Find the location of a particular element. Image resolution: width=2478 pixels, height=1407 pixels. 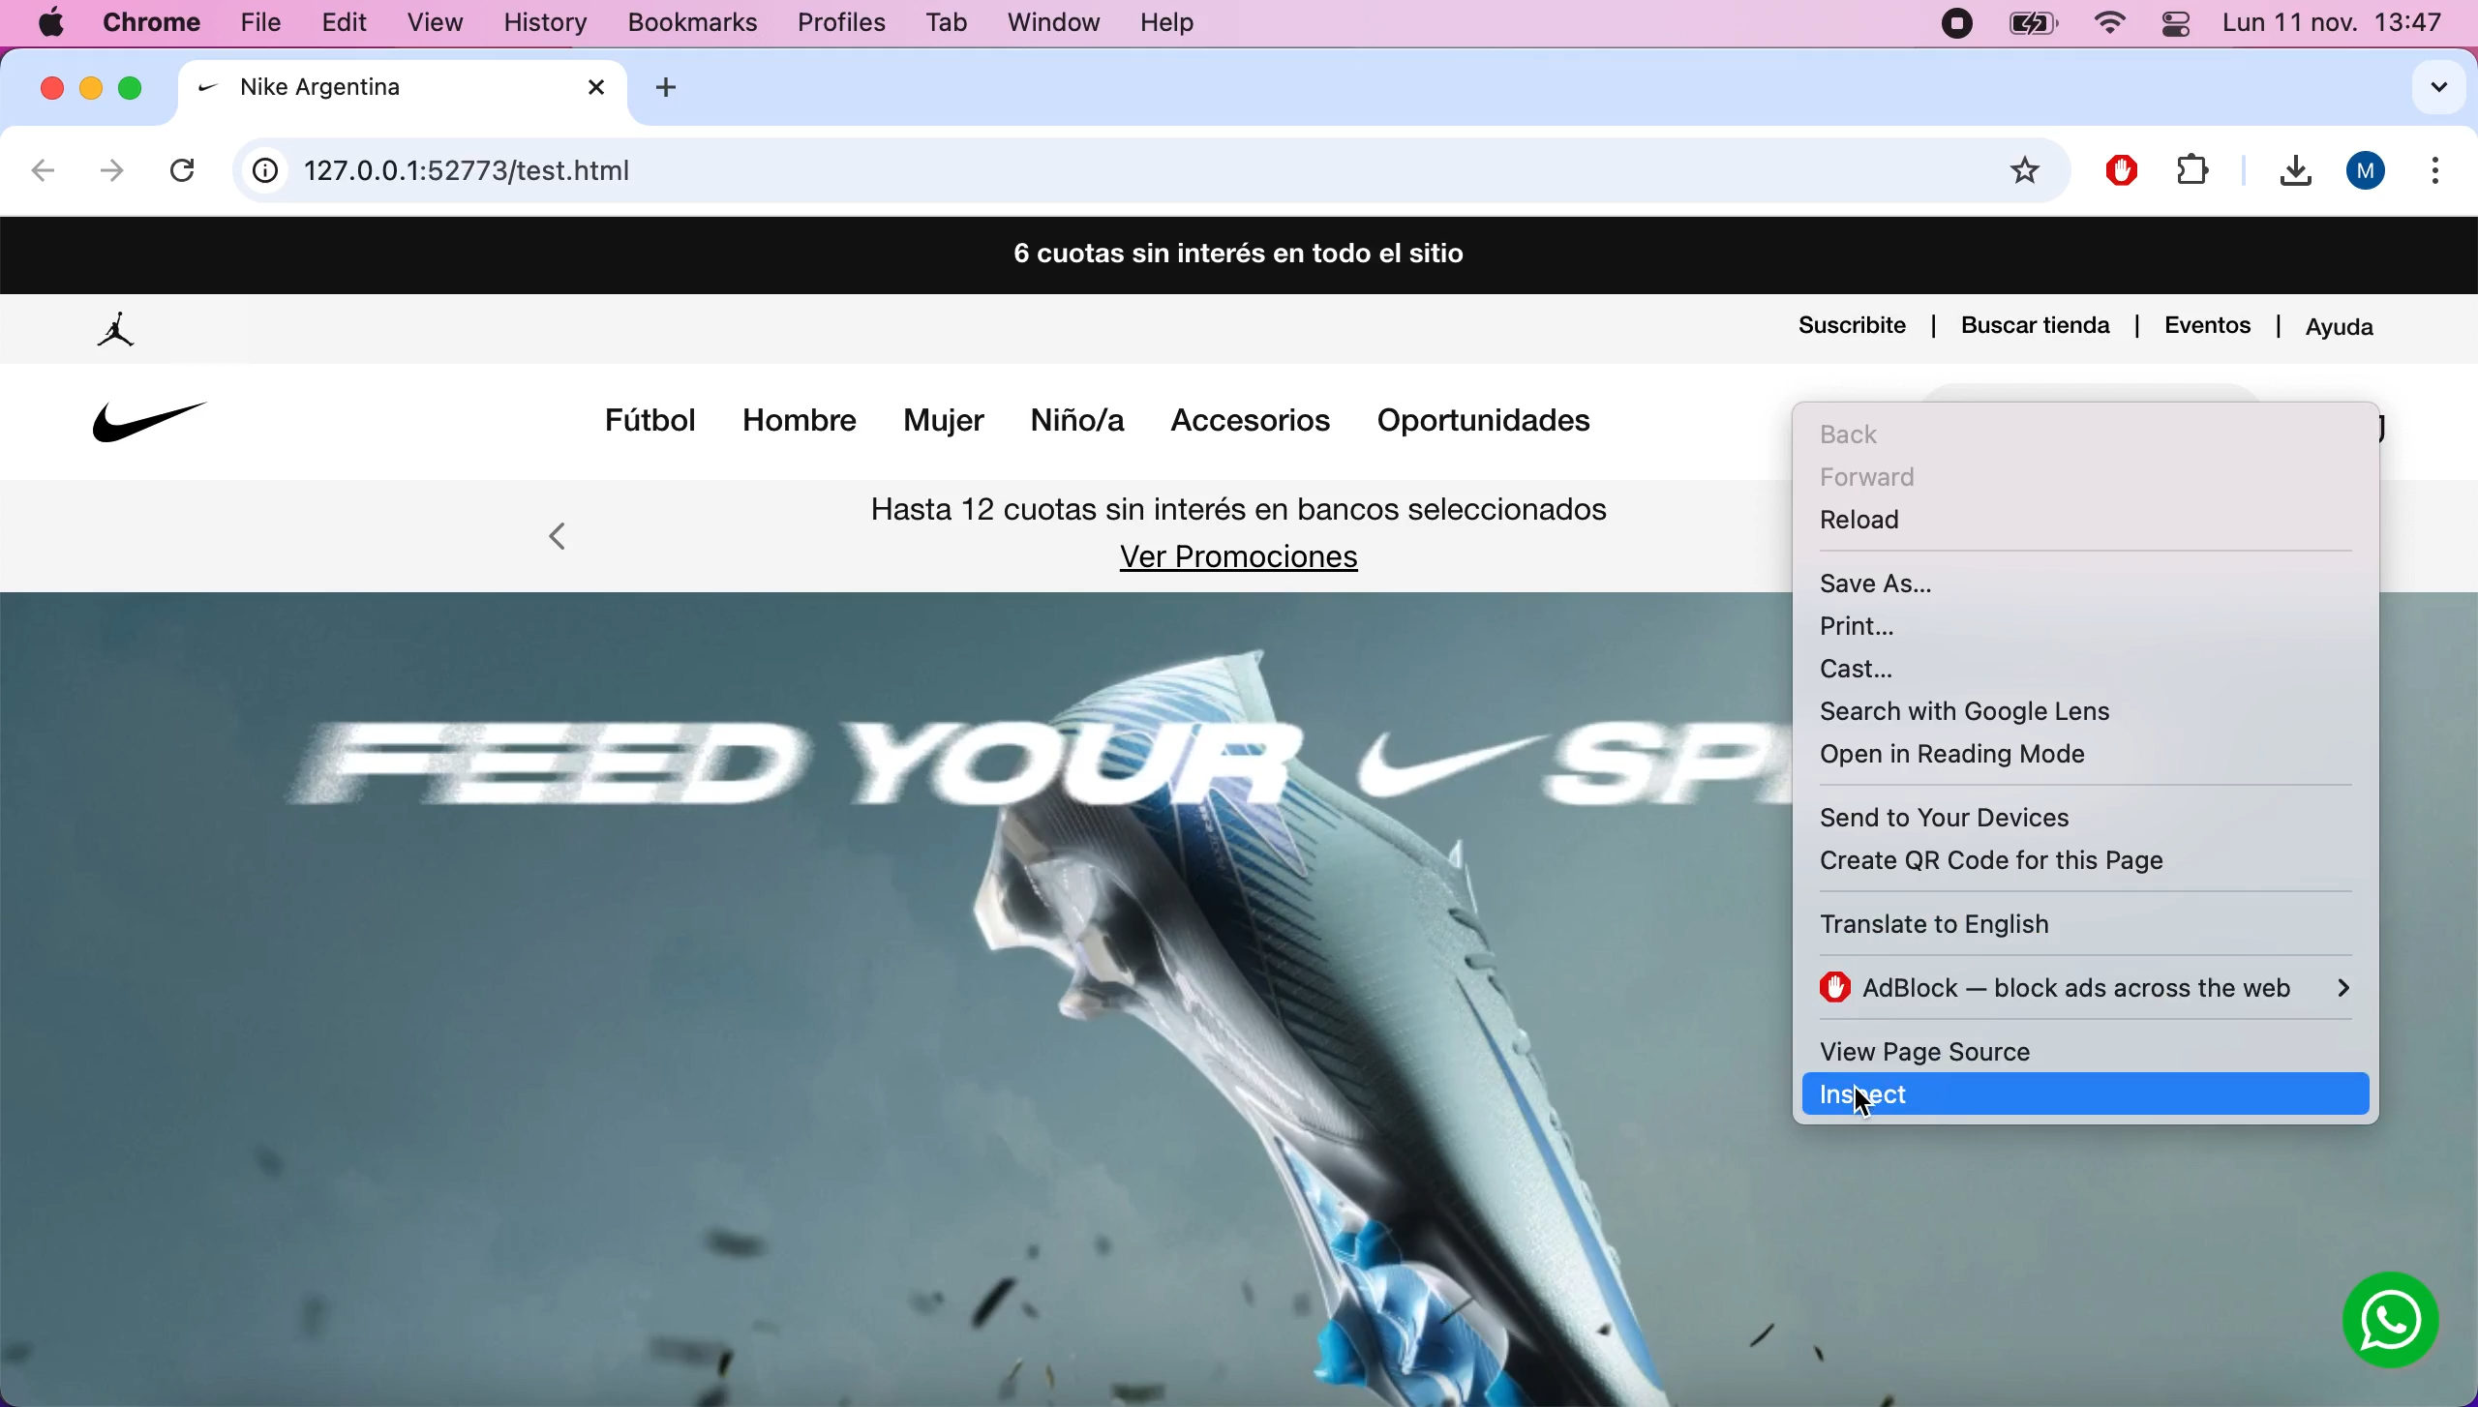

user is located at coordinates (2368, 171).